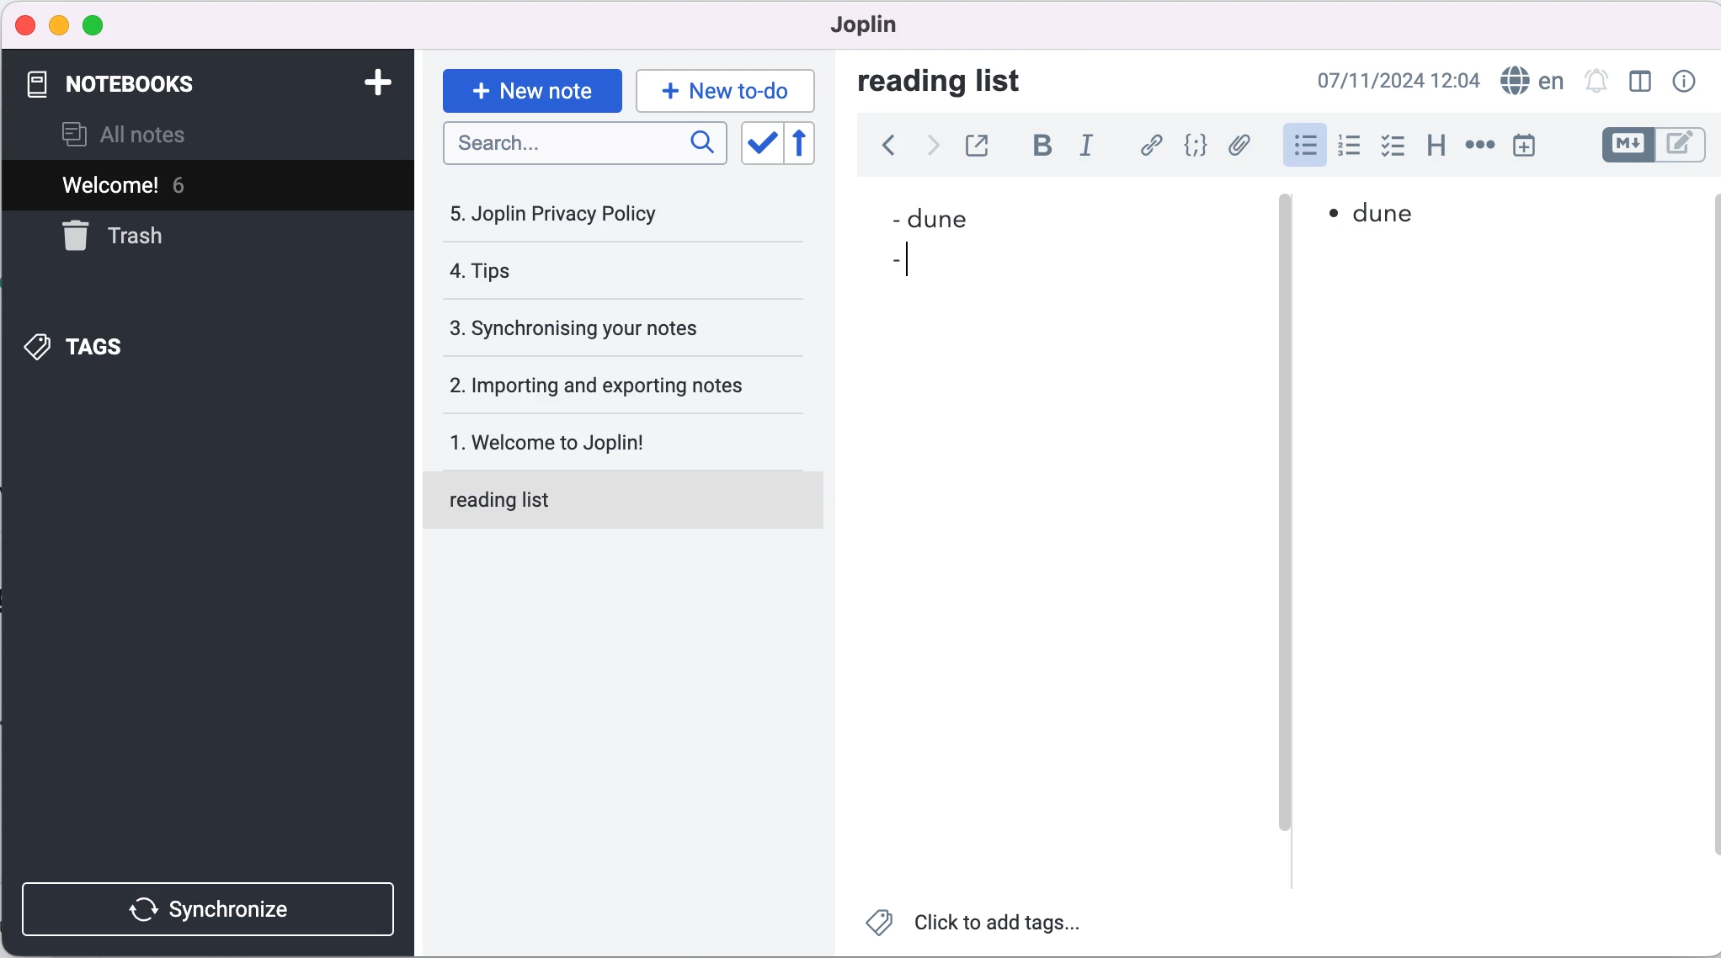  Describe the element at coordinates (898, 261) in the screenshot. I see `2nd bullet list` at that location.